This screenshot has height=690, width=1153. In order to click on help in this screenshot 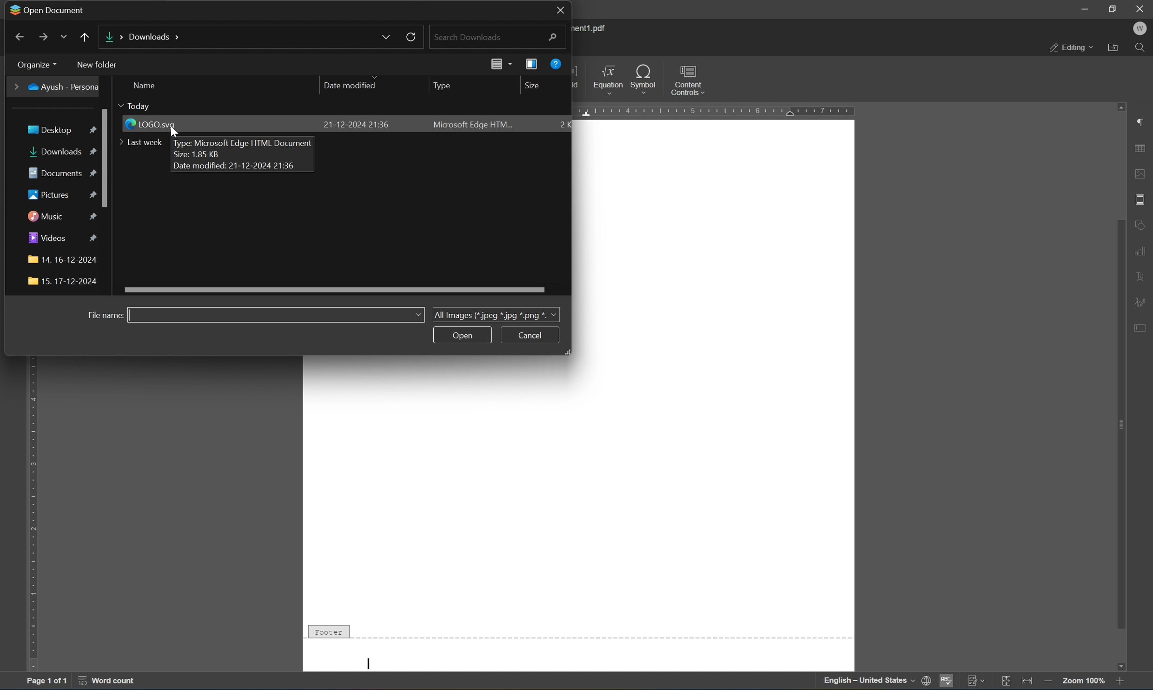, I will do `click(557, 66)`.